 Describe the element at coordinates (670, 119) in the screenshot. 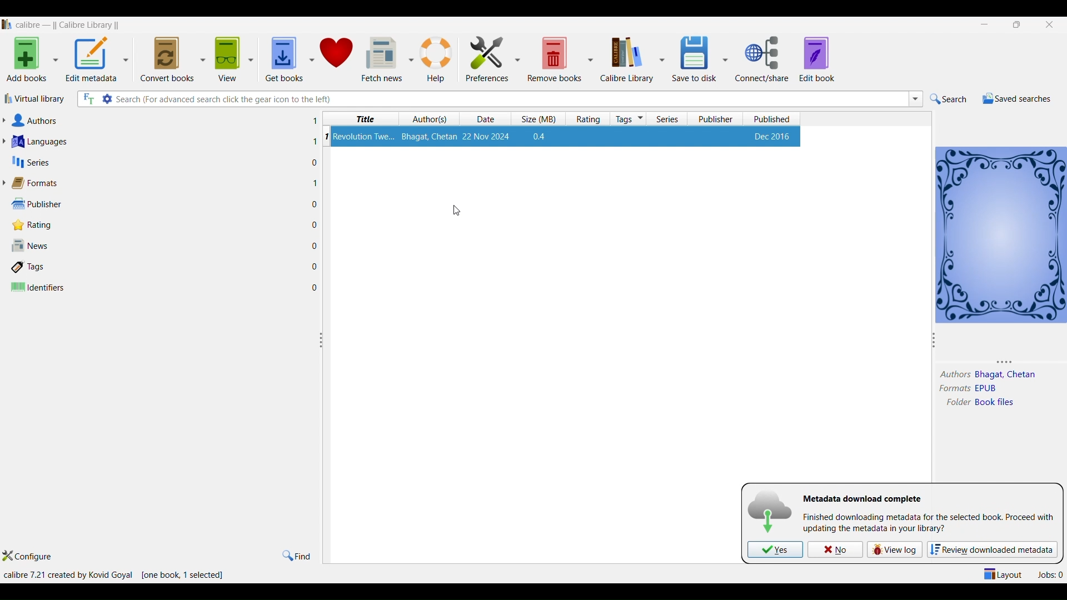

I see `series` at that location.